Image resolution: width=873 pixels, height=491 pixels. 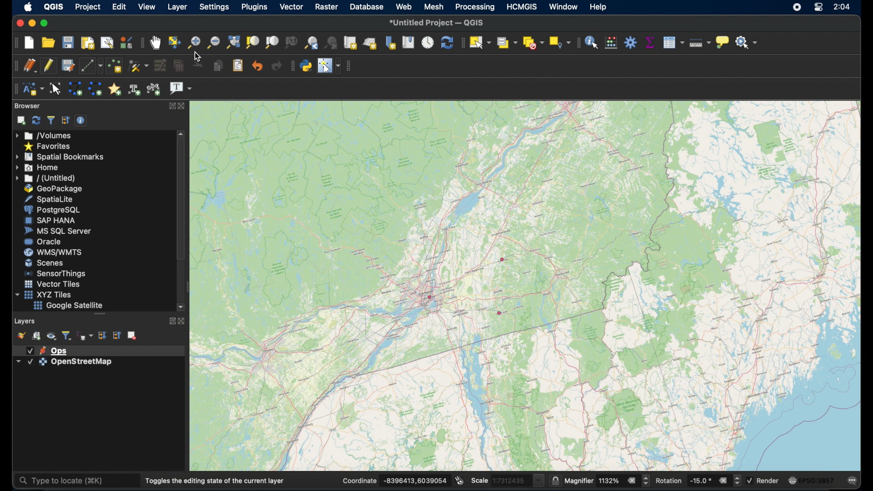 I want to click on current cos, so click(x=812, y=480).